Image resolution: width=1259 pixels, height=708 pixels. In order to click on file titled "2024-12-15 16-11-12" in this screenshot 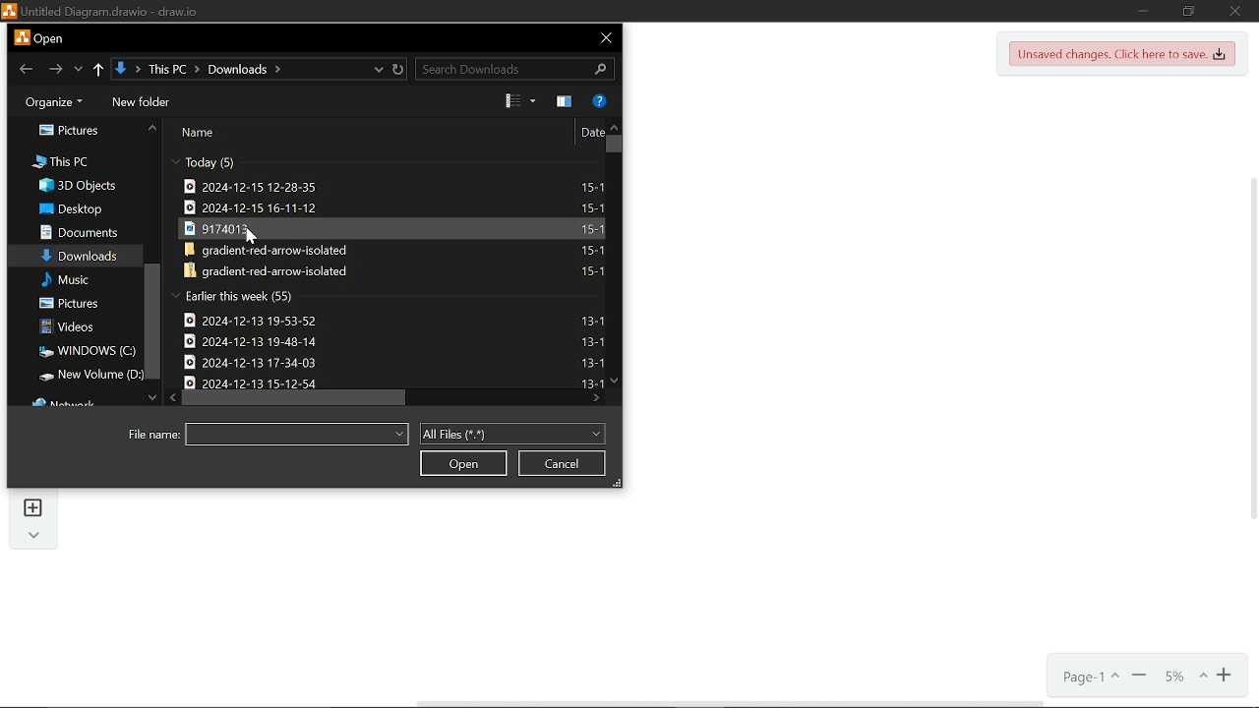, I will do `click(397, 206)`.